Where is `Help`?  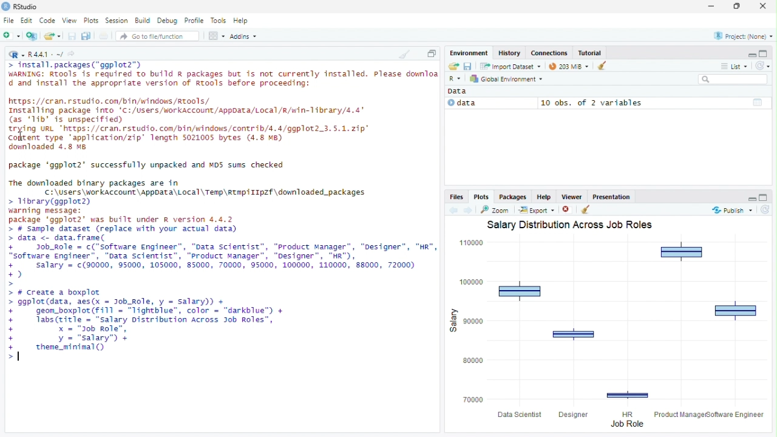
Help is located at coordinates (243, 21).